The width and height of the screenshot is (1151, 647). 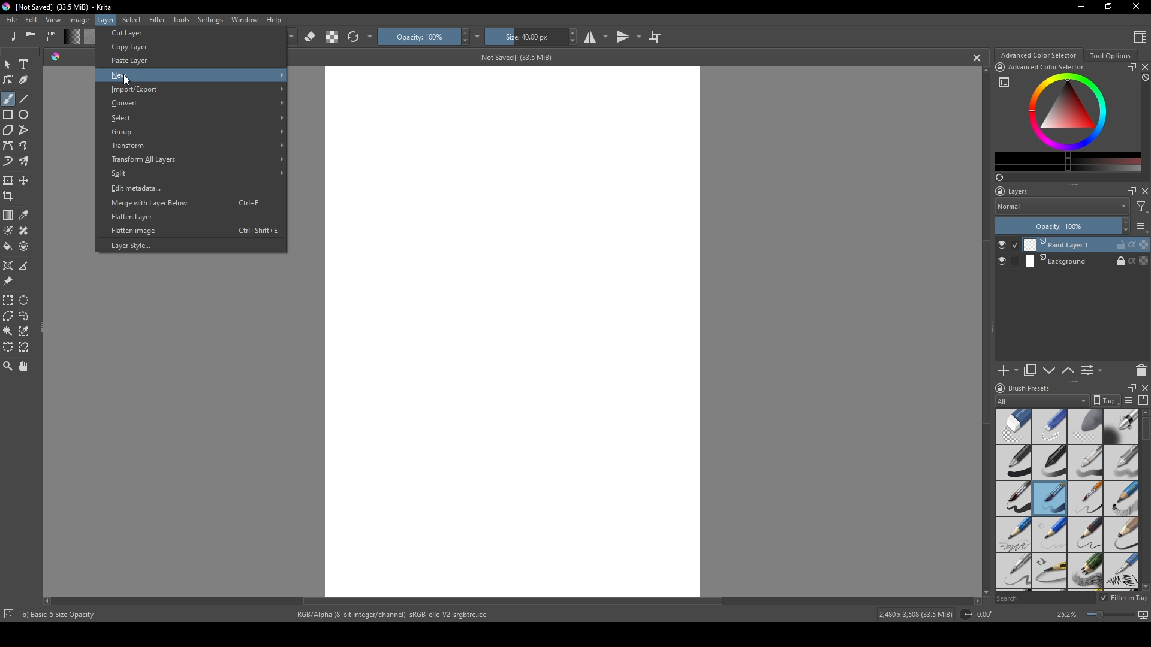 What do you see at coordinates (195, 231) in the screenshot?
I see `Flatten image` at bounding box center [195, 231].